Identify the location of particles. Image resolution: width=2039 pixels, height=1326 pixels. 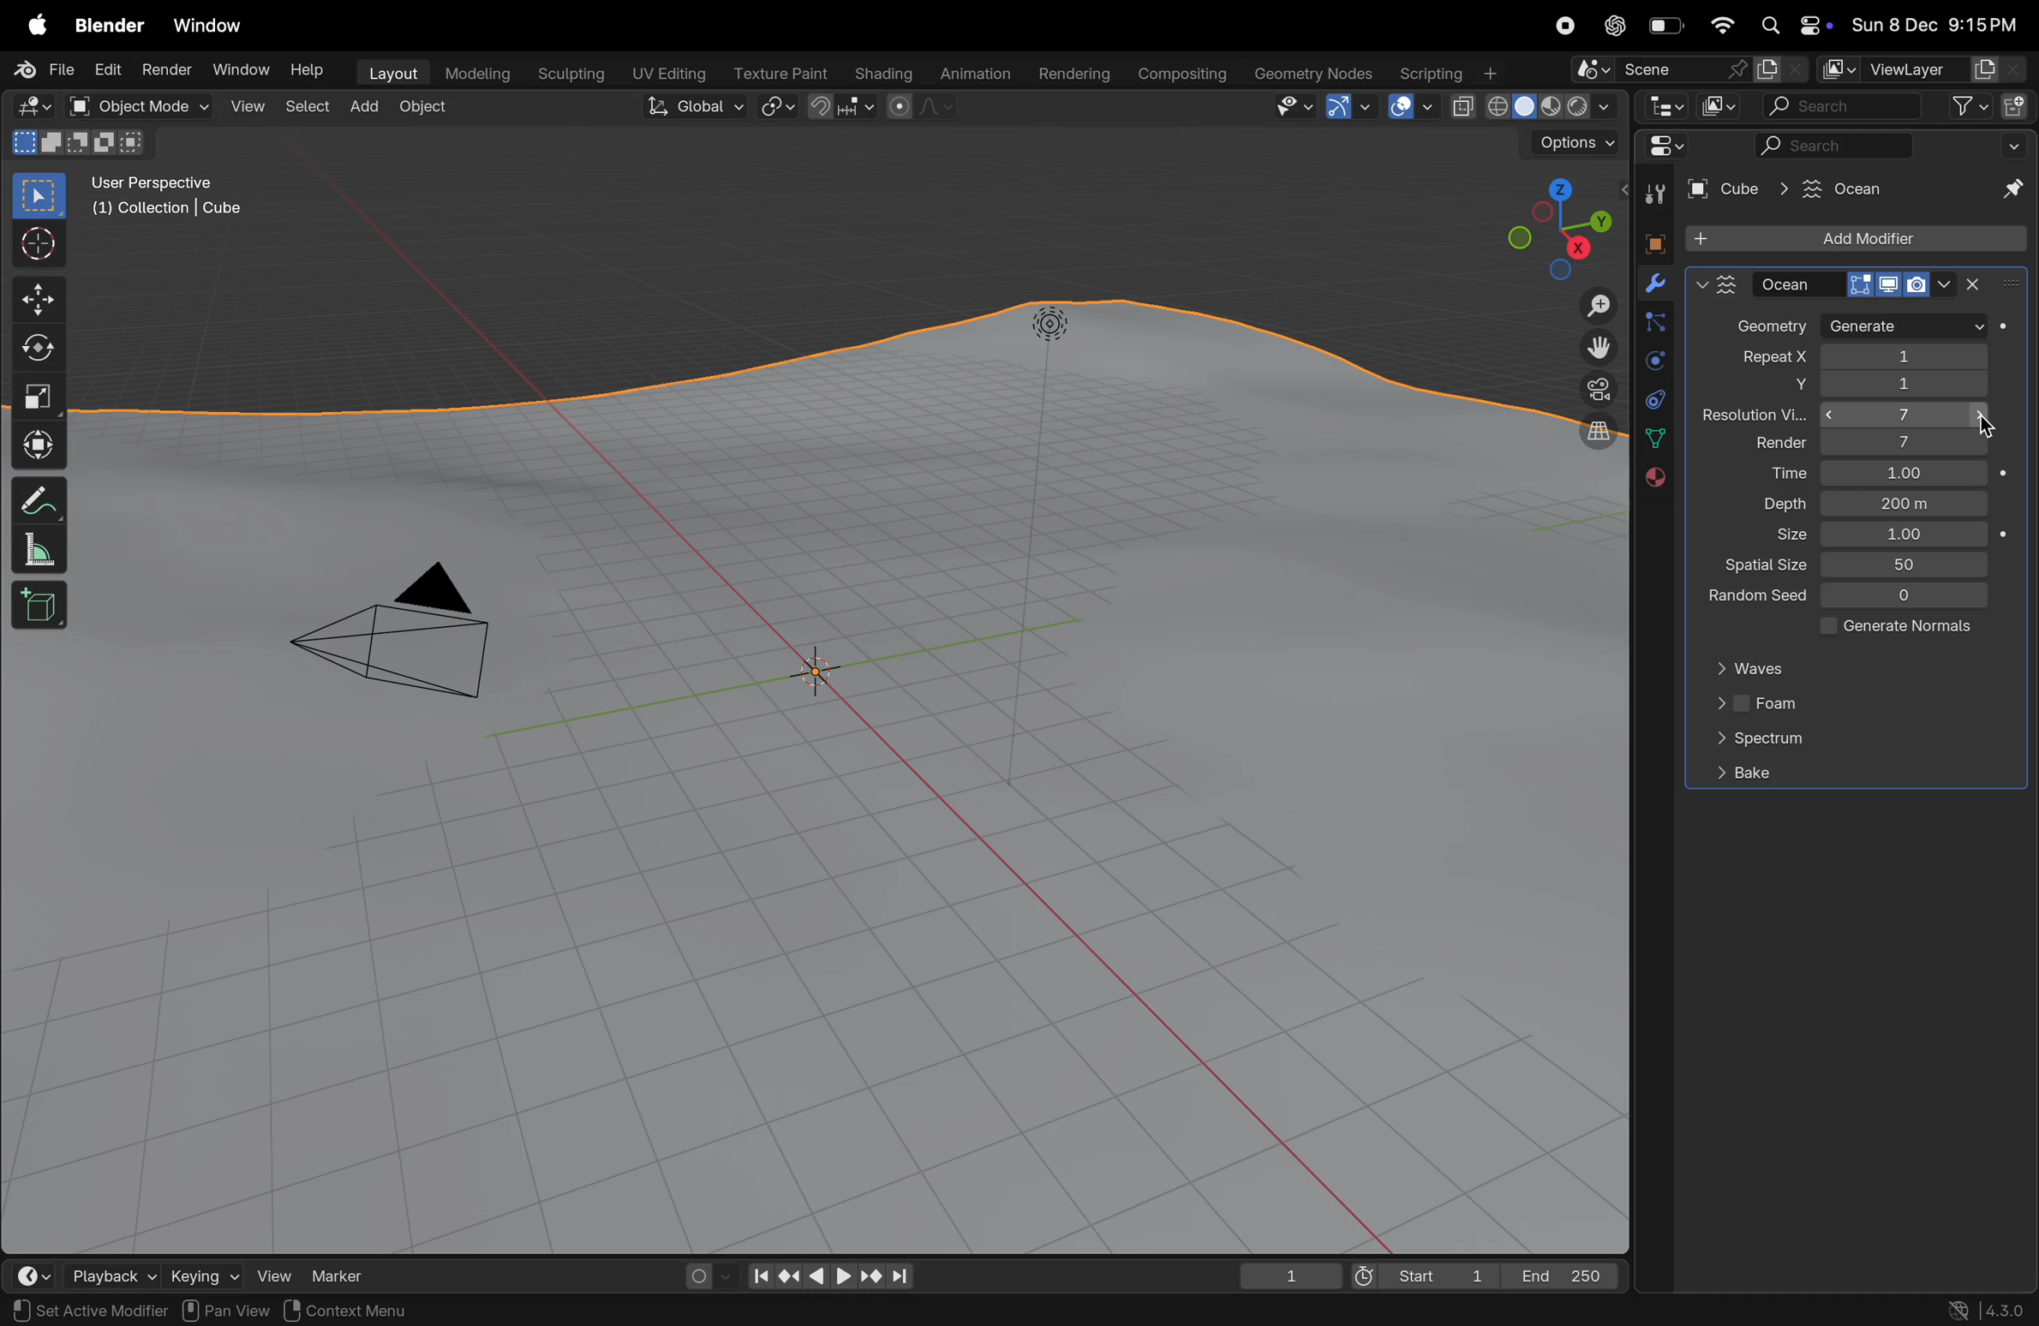
(1653, 326).